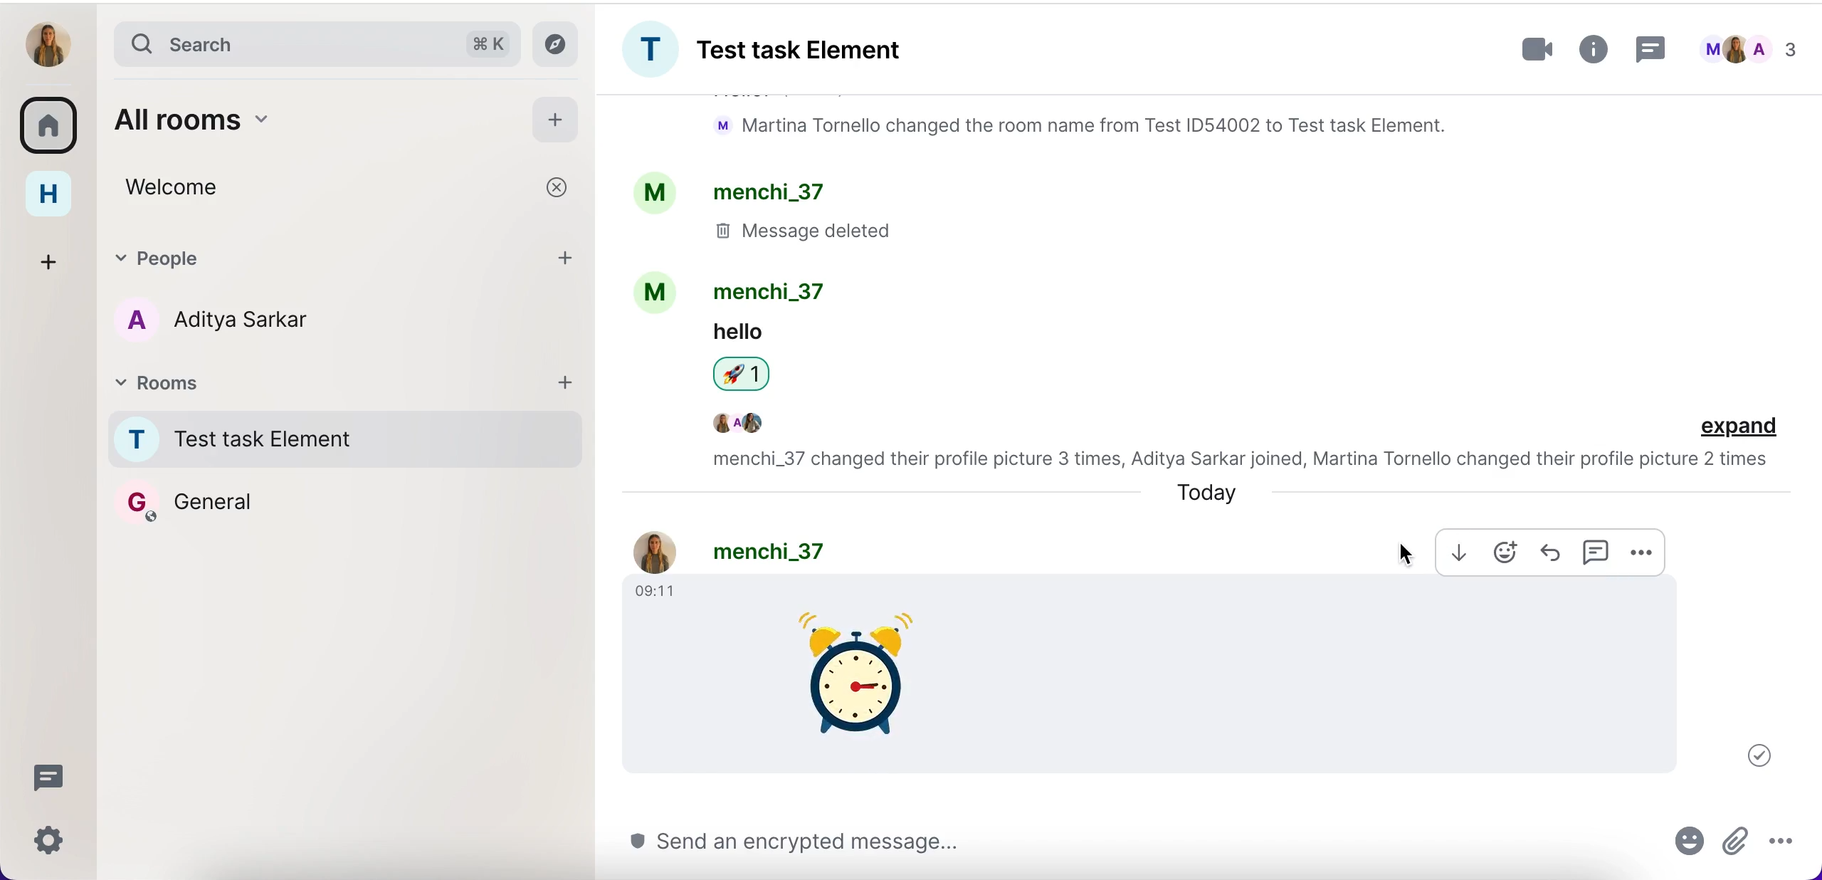 The height and width of the screenshot is (880, 1822). Describe the element at coordinates (1206, 493) in the screenshot. I see `today` at that location.